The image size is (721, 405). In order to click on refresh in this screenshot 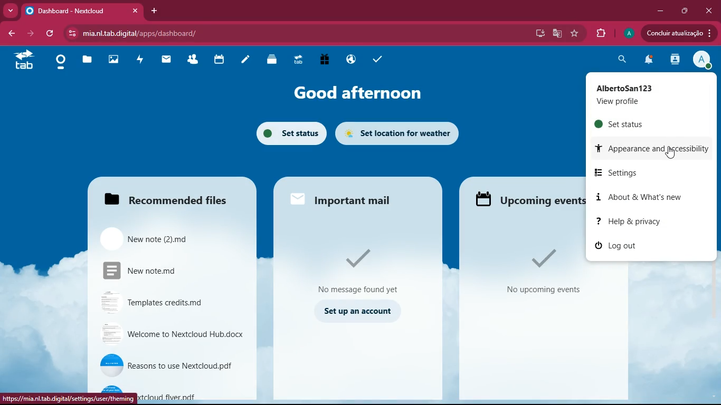, I will do `click(51, 35)`.